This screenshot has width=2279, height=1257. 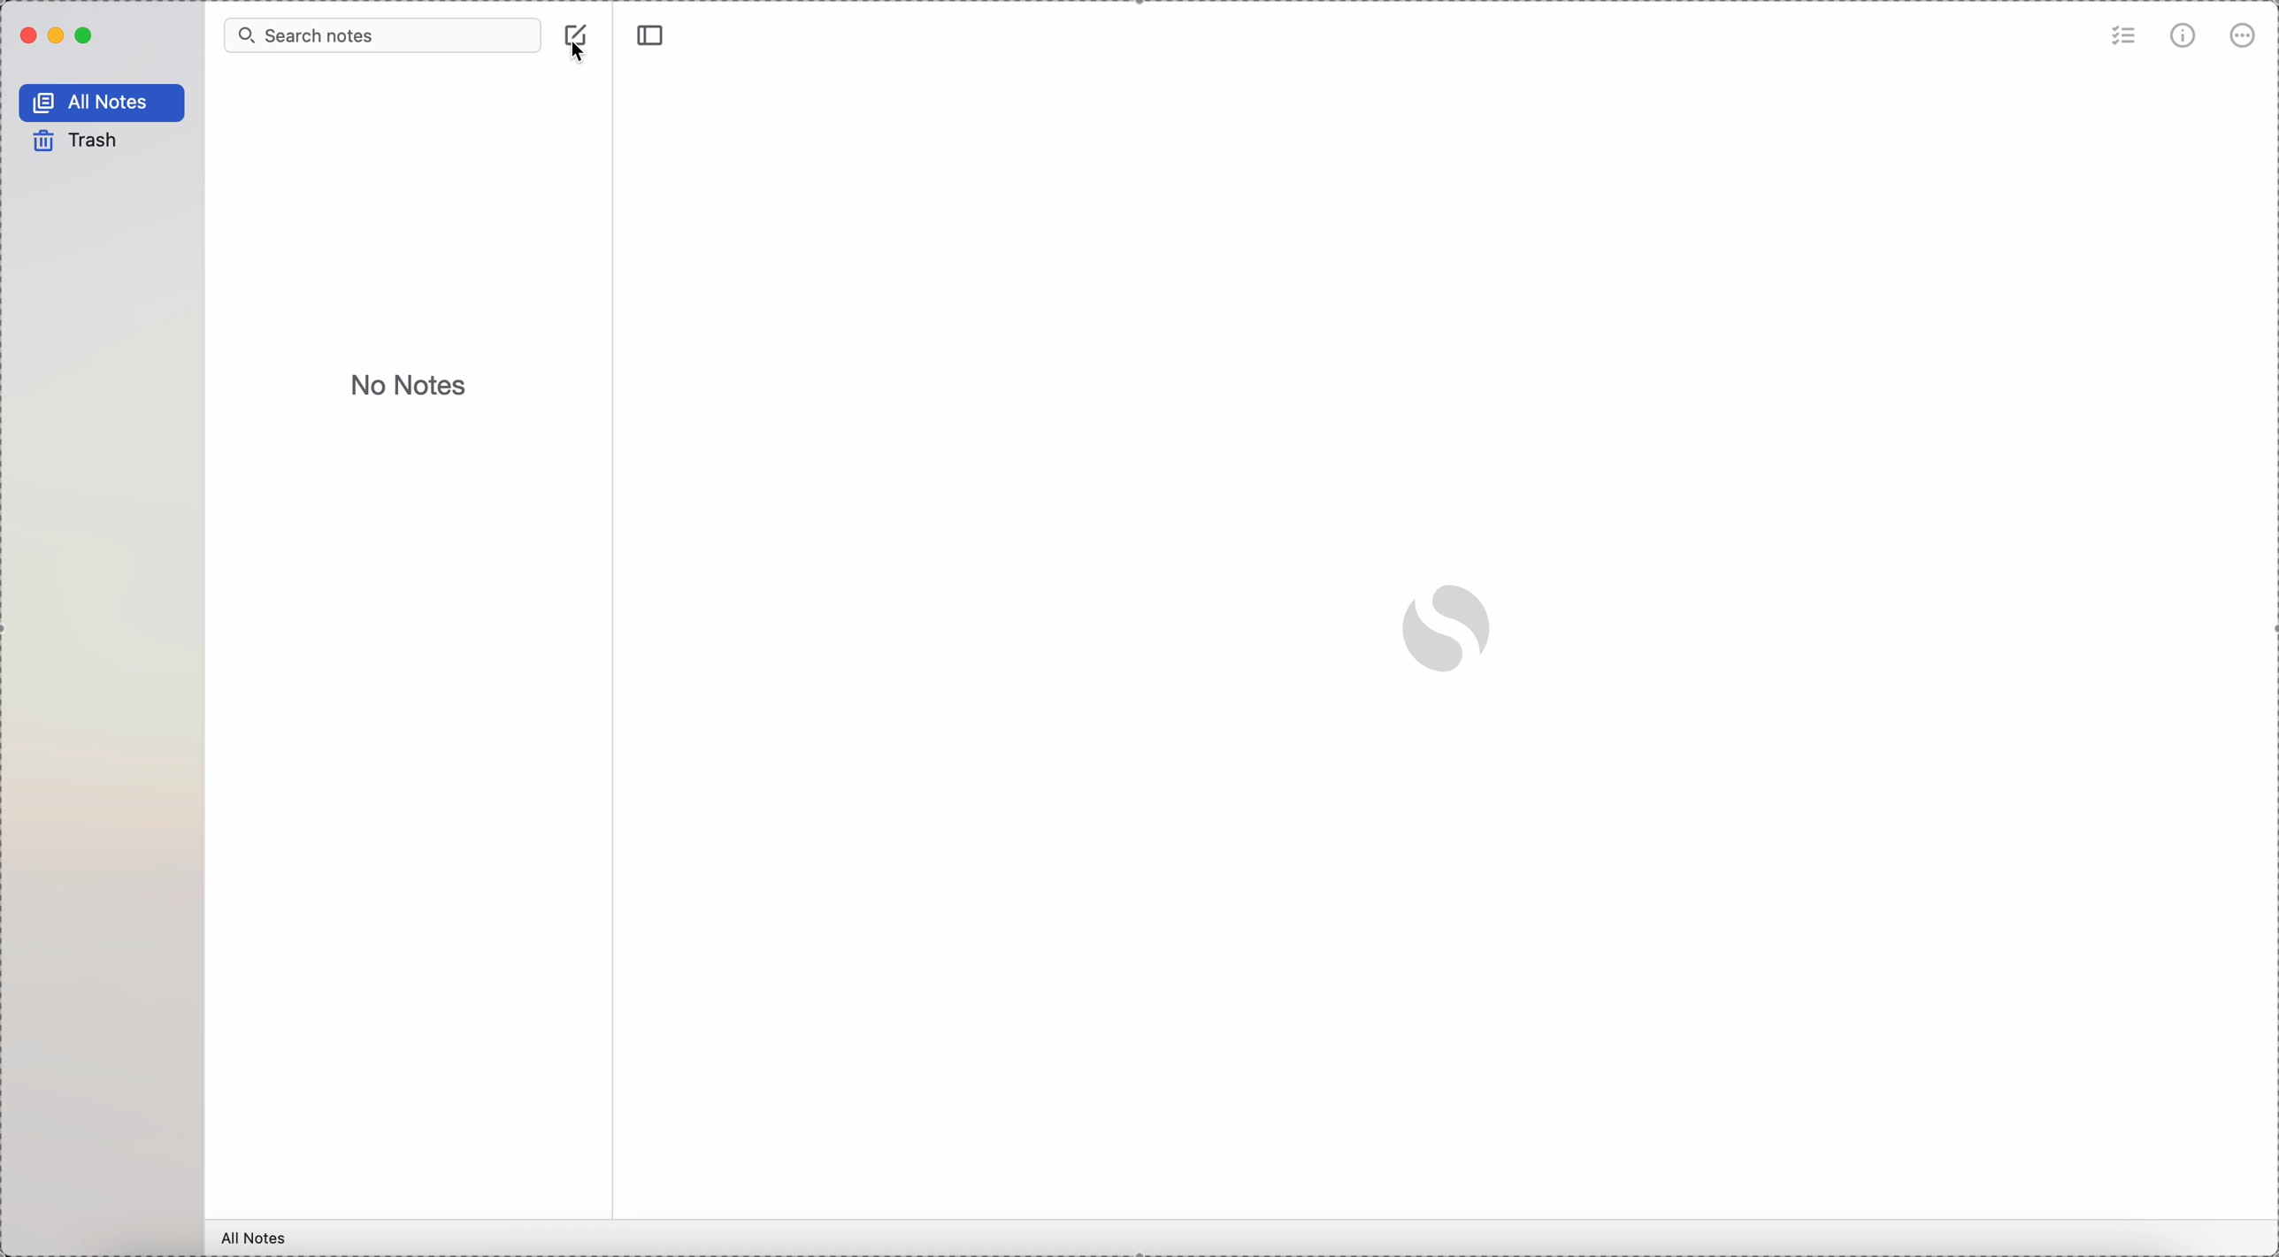 I want to click on maximize Simplenote, so click(x=86, y=36).